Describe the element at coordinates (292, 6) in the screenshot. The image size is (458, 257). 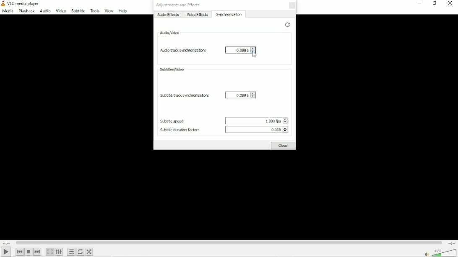
I see `Close` at that location.